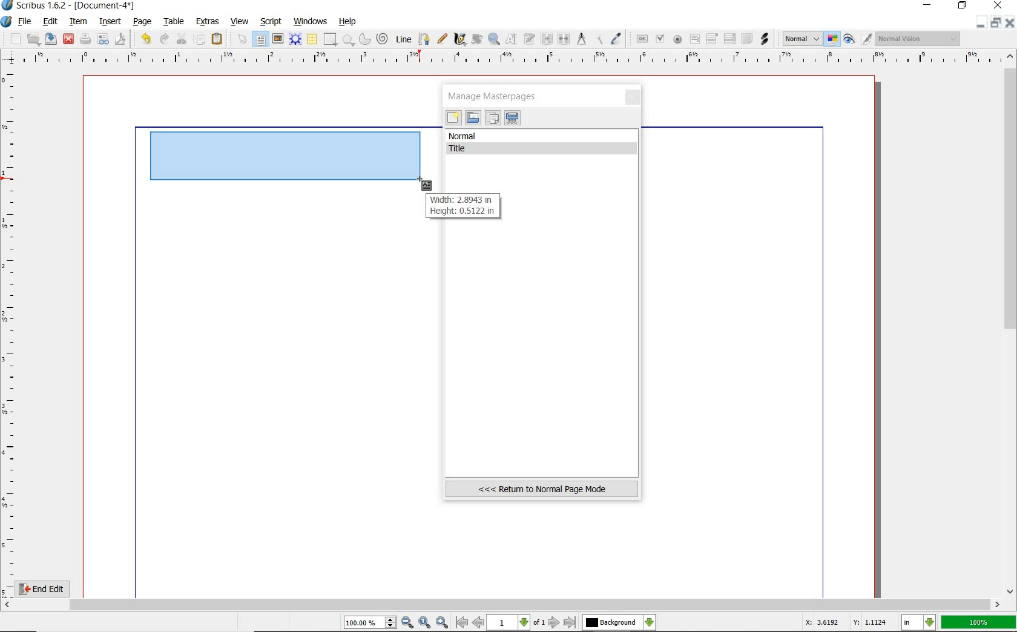 Image resolution: width=1017 pixels, height=632 pixels. What do you see at coordinates (496, 96) in the screenshot?
I see `manage masterpages` at bounding box center [496, 96].